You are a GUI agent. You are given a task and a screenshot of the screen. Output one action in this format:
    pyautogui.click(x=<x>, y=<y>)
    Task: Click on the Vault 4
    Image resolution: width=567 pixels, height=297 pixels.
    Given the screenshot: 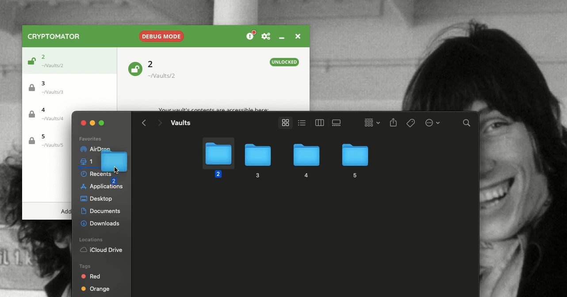 What is the action you would take?
    pyautogui.click(x=50, y=115)
    